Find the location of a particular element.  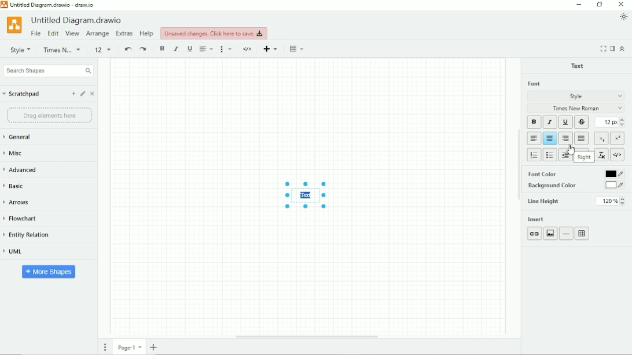

Logo is located at coordinates (14, 25).